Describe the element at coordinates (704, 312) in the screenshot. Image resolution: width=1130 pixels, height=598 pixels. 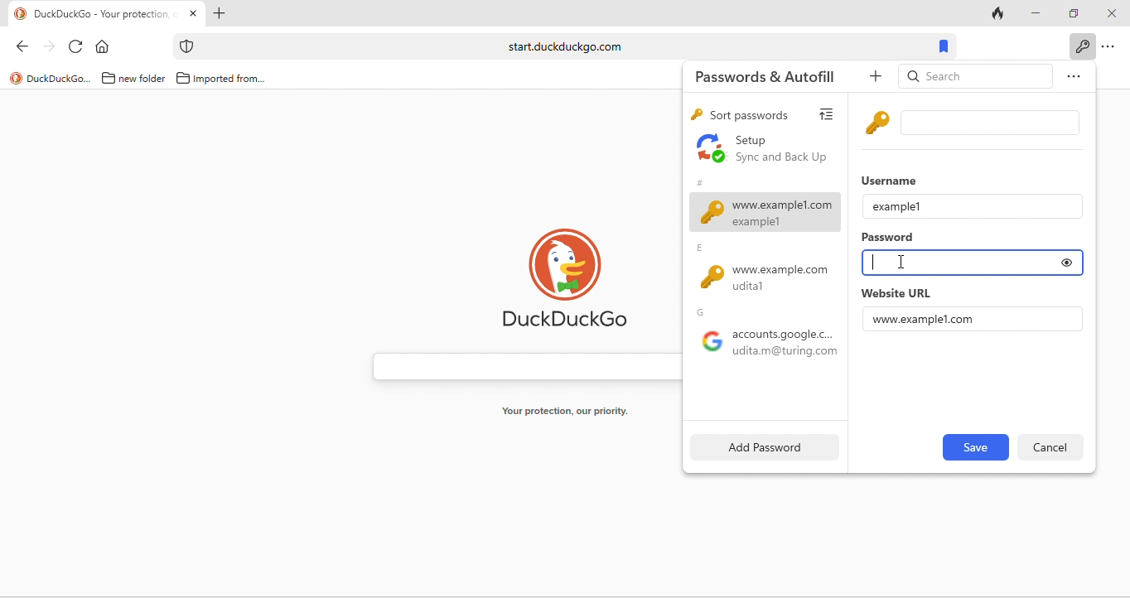
I see `g` at that location.